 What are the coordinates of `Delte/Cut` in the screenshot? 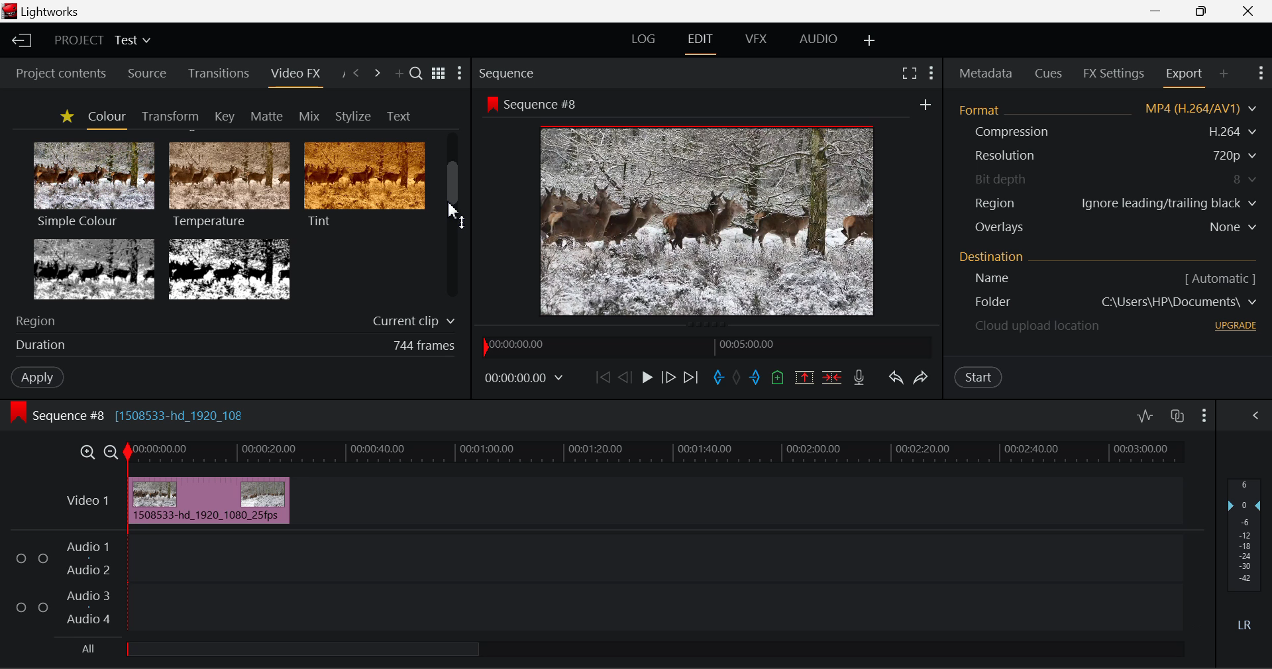 It's located at (834, 378).